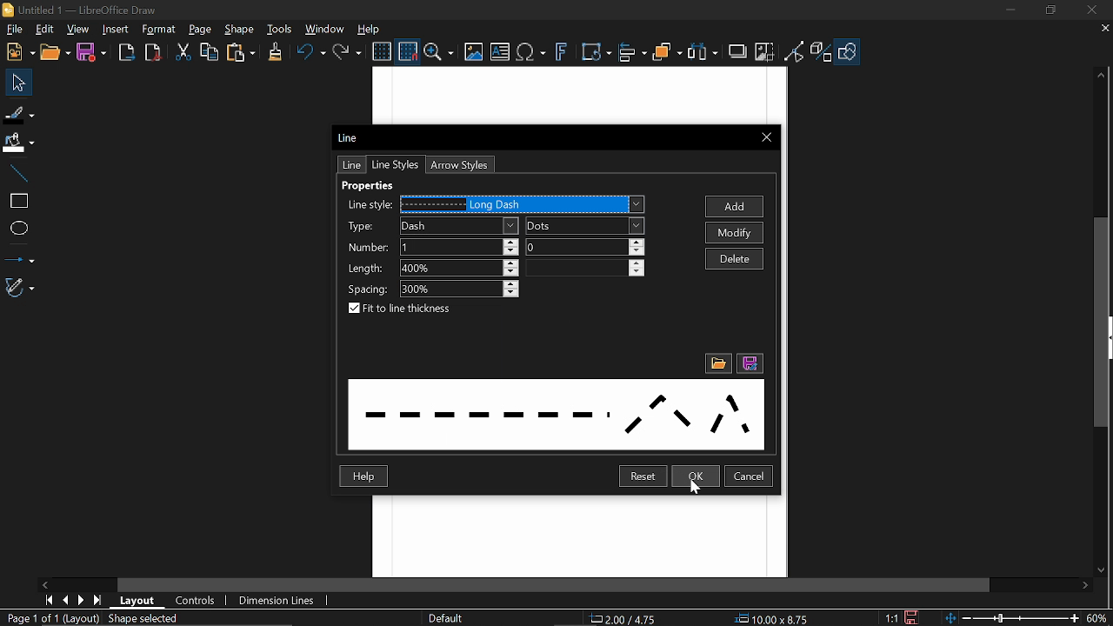 The height and width of the screenshot is (626, 1113). I want to click on First page, so click(50, 600).